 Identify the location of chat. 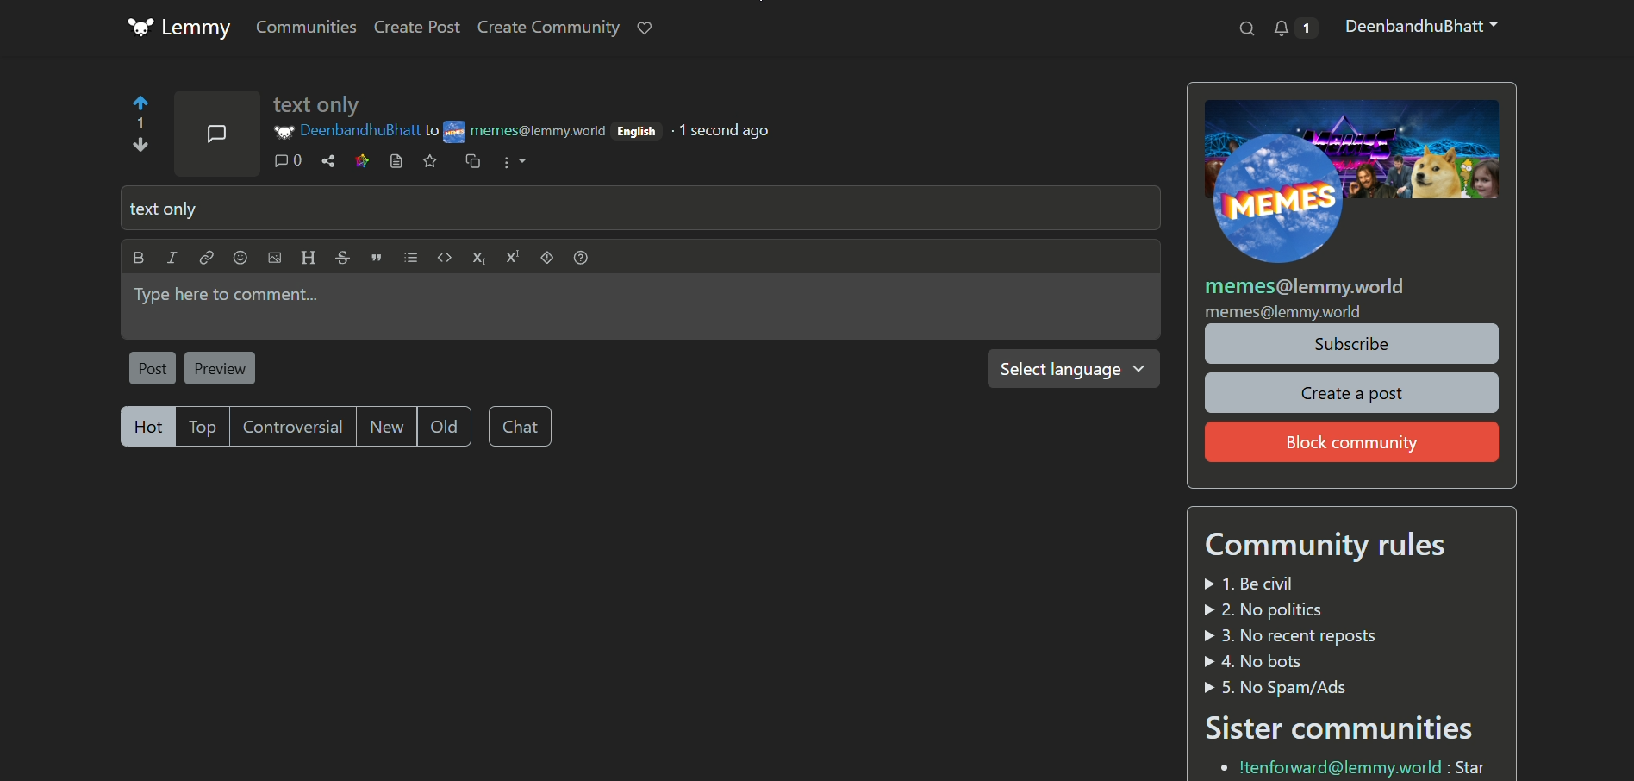
(520, 426).